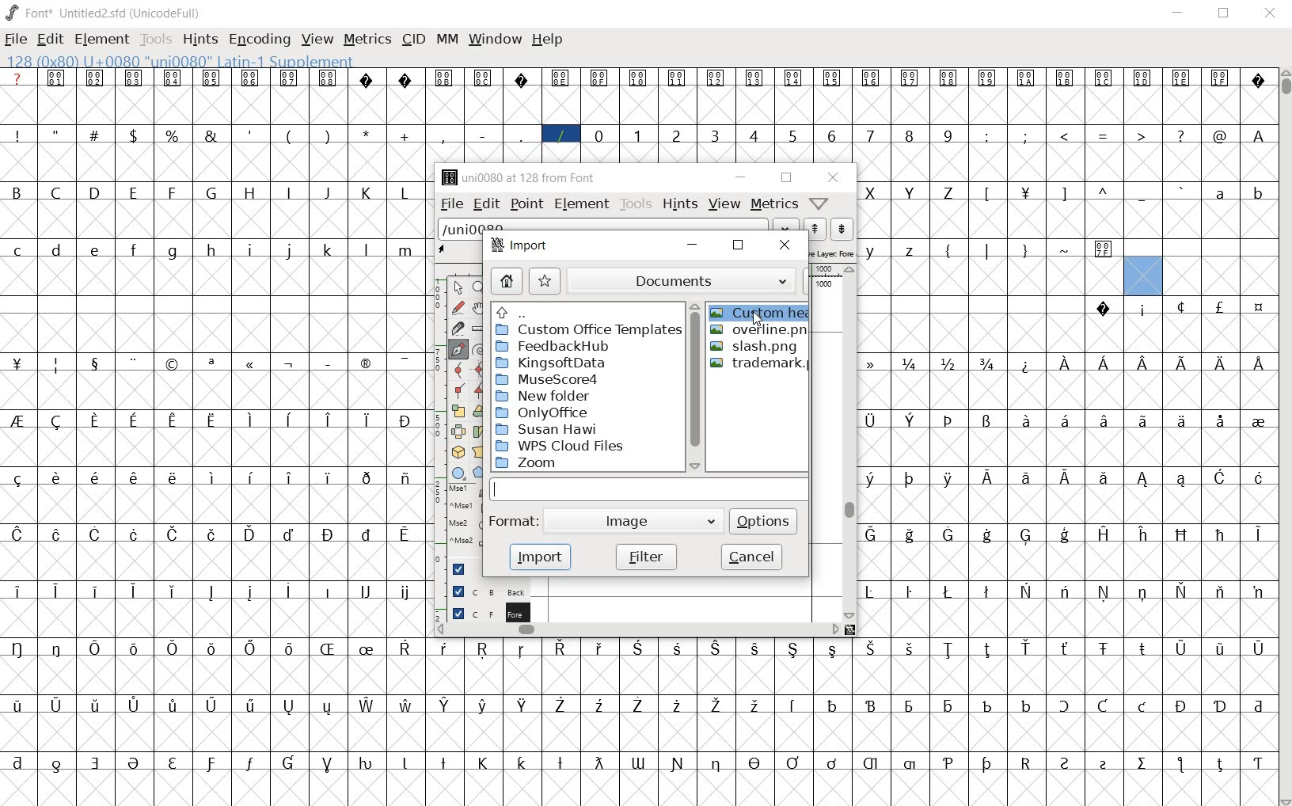 The width and height of the screenshot is (1292, 806). What do you see at coordinates (17, 534) in the screenshot?
I see `glyph` at bounding box center [17, 534].